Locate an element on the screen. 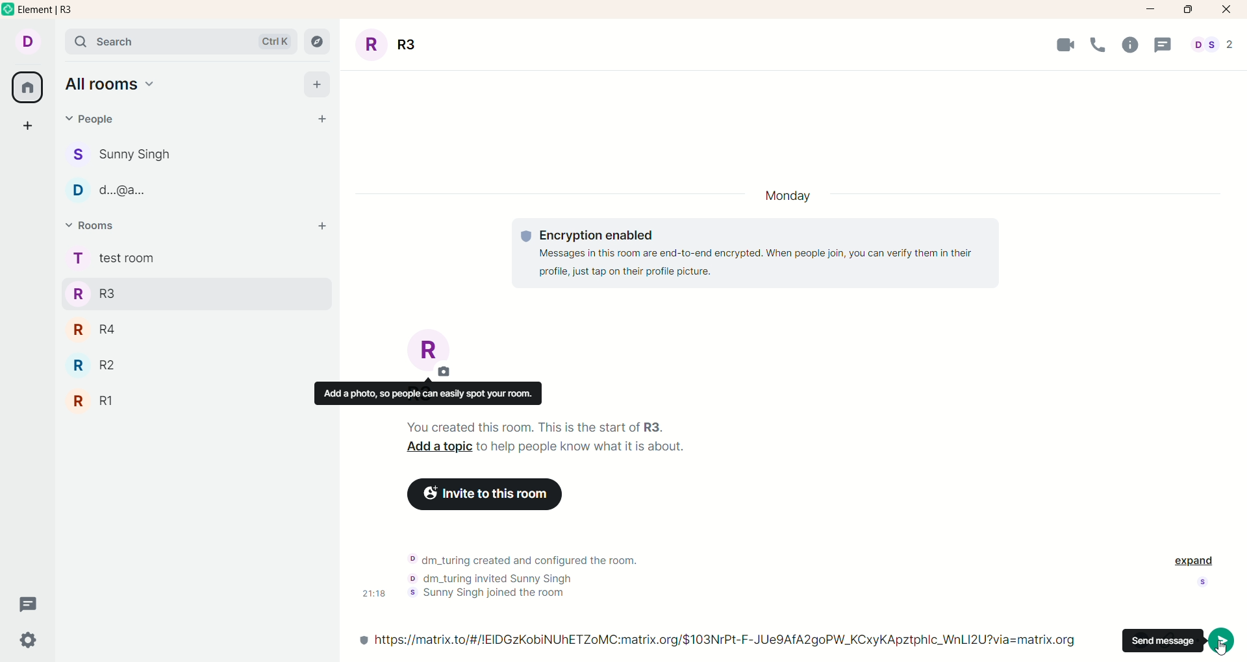  Call is located at coordinates (1100, 43).